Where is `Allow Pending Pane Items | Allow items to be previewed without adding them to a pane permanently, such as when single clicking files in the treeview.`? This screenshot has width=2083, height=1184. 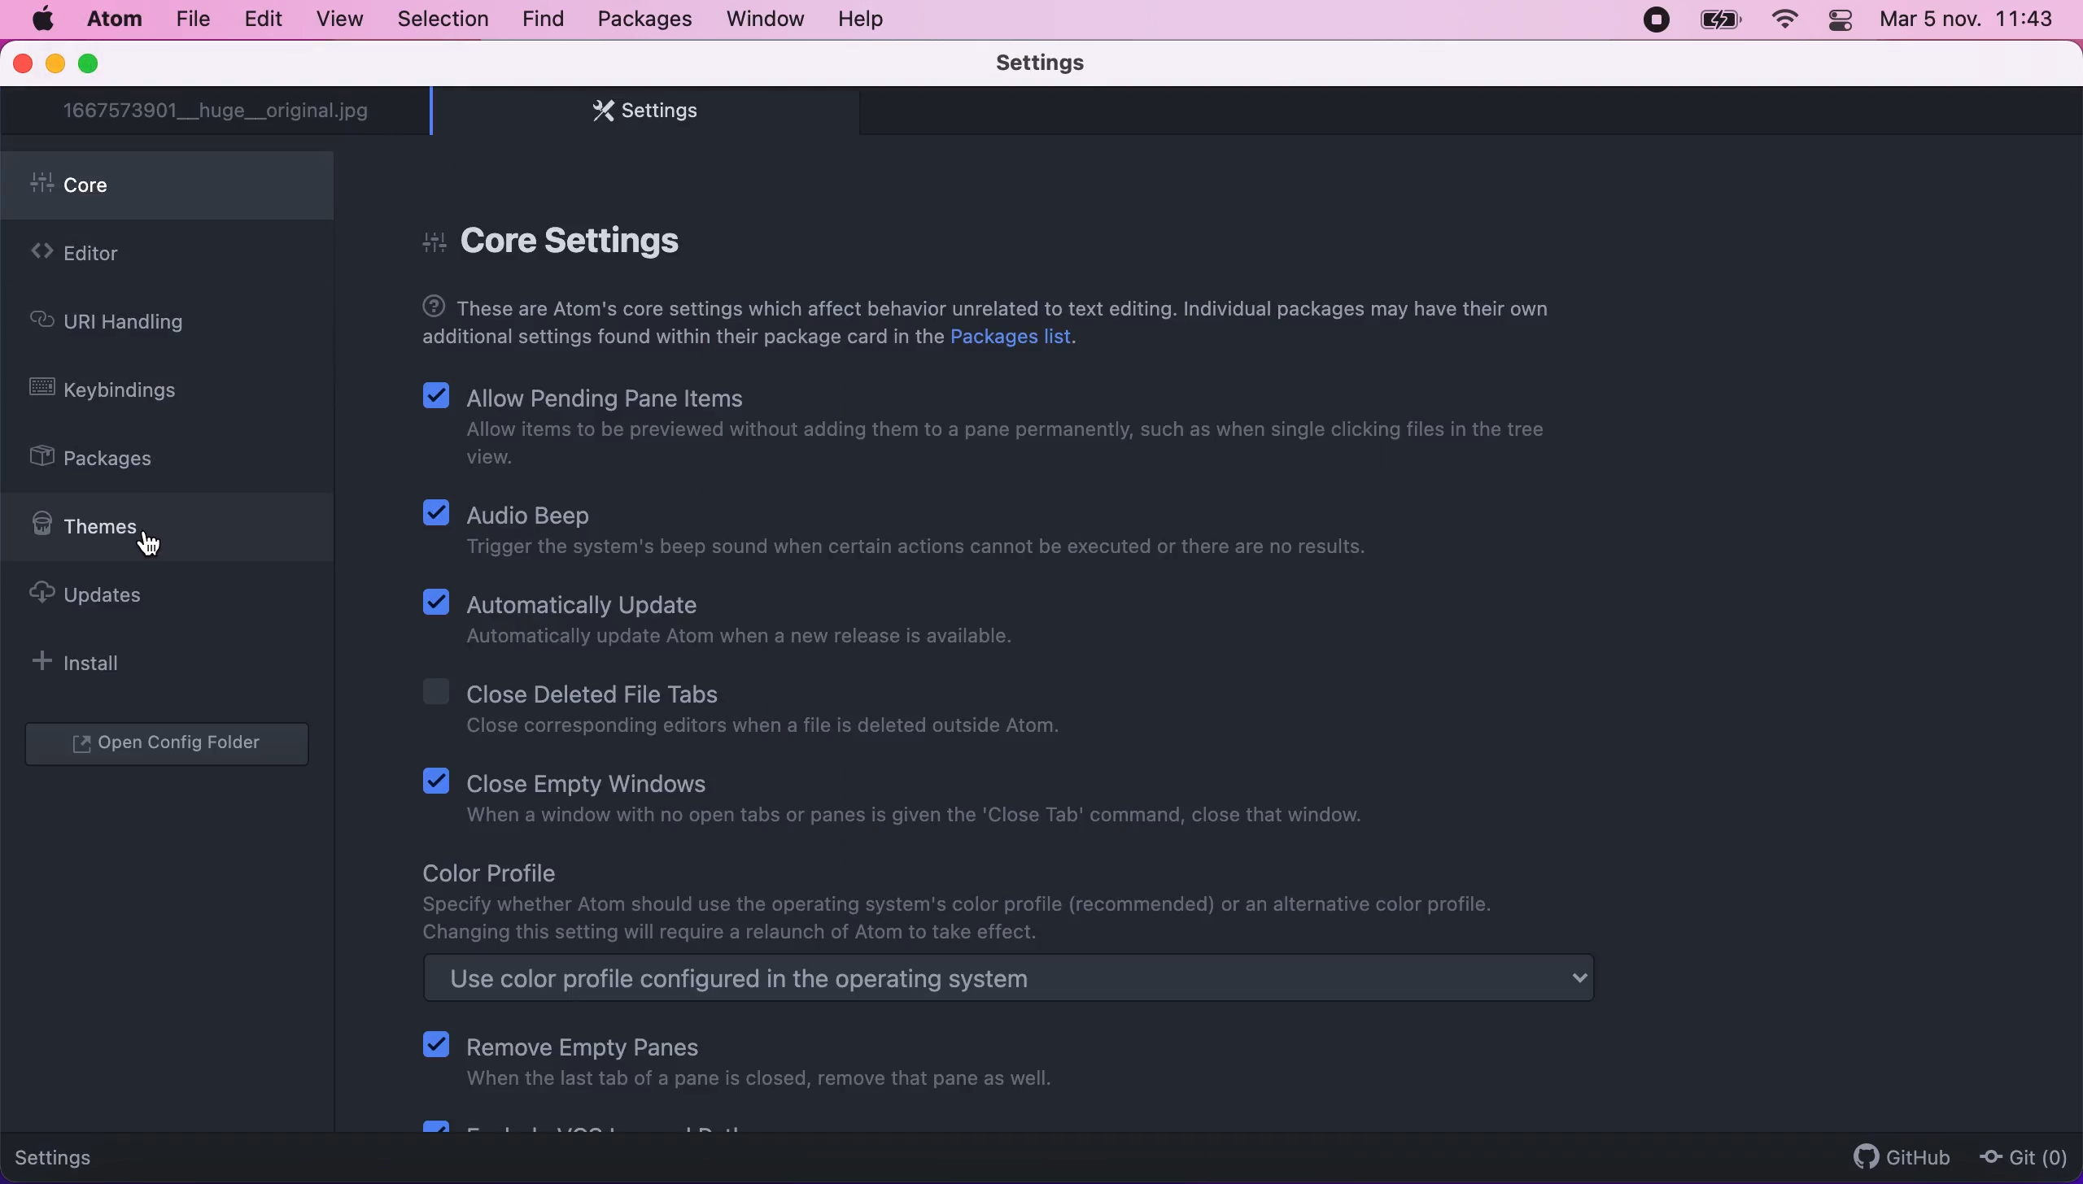 Allow Pending Pane Items | Allow items to be previewed without adding them to a pane permanently, such as when single clicking files in the treeview. is located at coordinates (989, 430).